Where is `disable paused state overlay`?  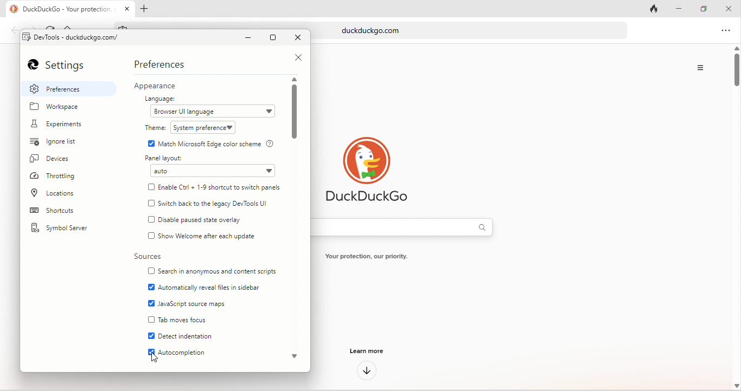 disable paused state overlay is located at coordinates (211, 220).